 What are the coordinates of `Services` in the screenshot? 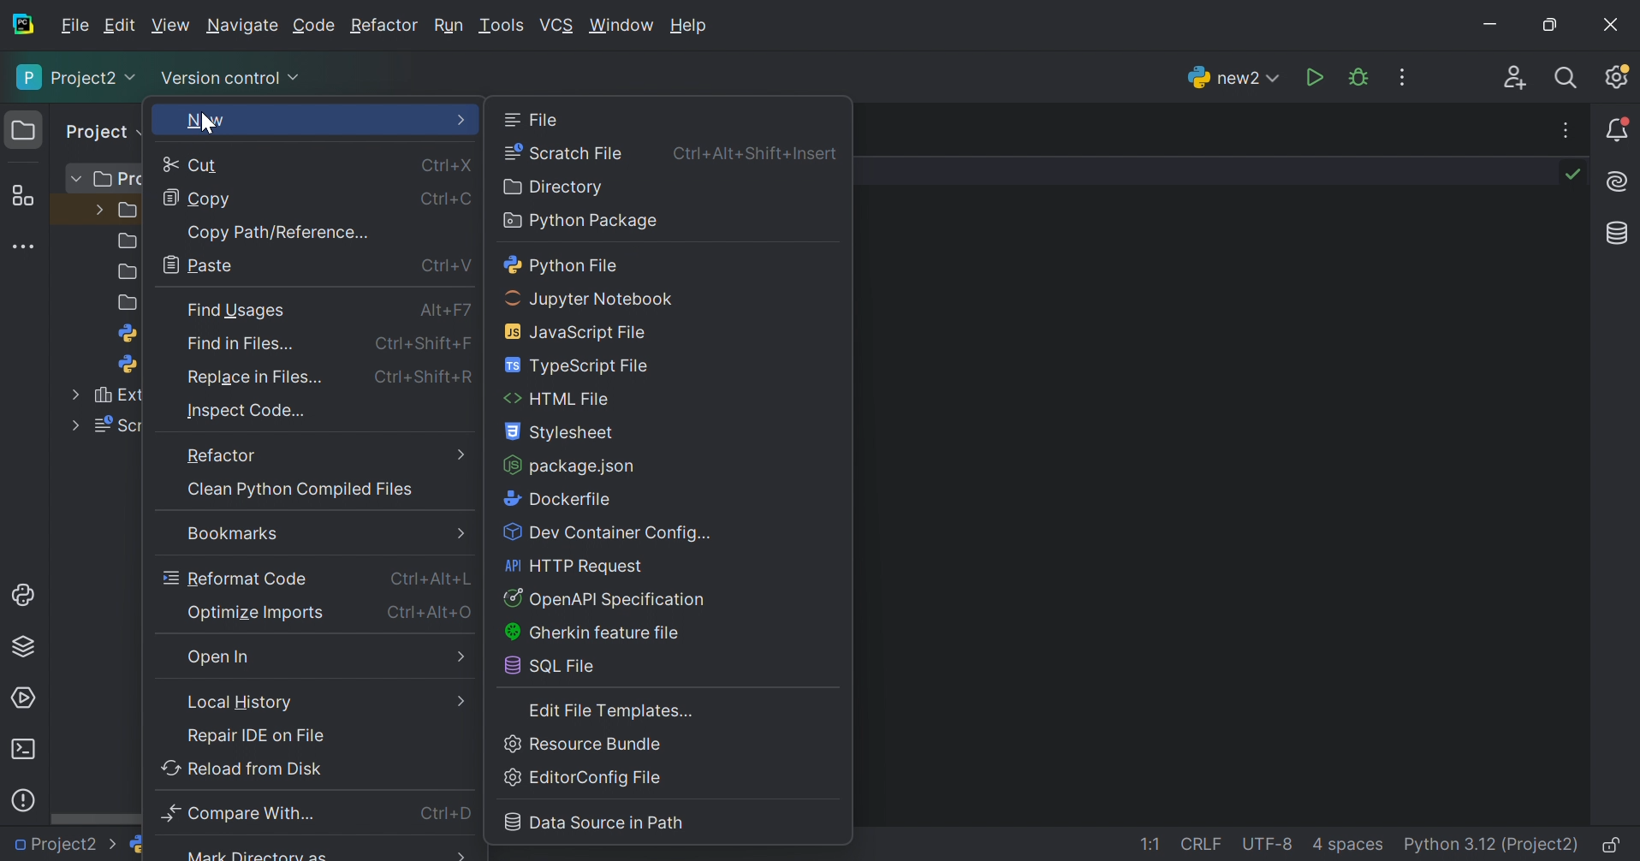 It's located at (25, 697).